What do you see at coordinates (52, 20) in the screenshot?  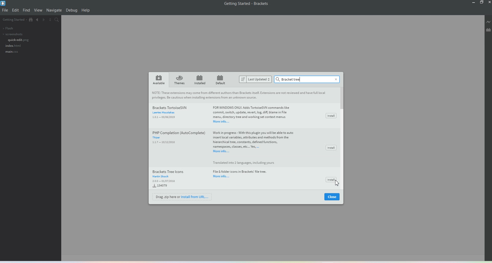 I see `Split the editor vertically or Horizontally` at bounding box center [52, 20].